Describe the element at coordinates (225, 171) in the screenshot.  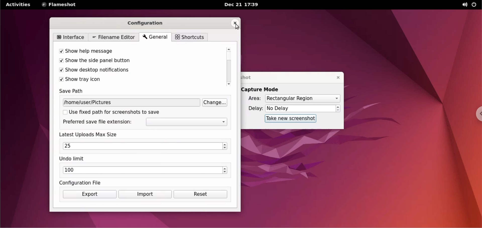
I see `increment or decrement undo limit value` at that location.